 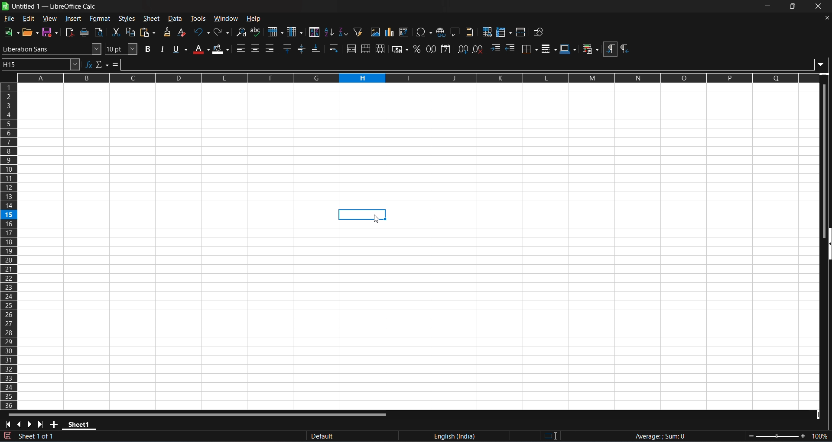 I want to click on select function, so click(x=102, y=64).